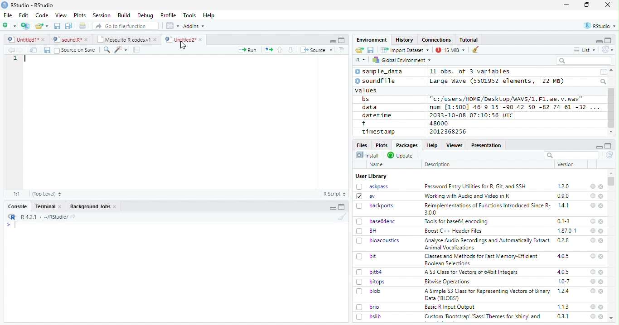 The image size is (619, 325). I want to click on Install, so click(368, 155).